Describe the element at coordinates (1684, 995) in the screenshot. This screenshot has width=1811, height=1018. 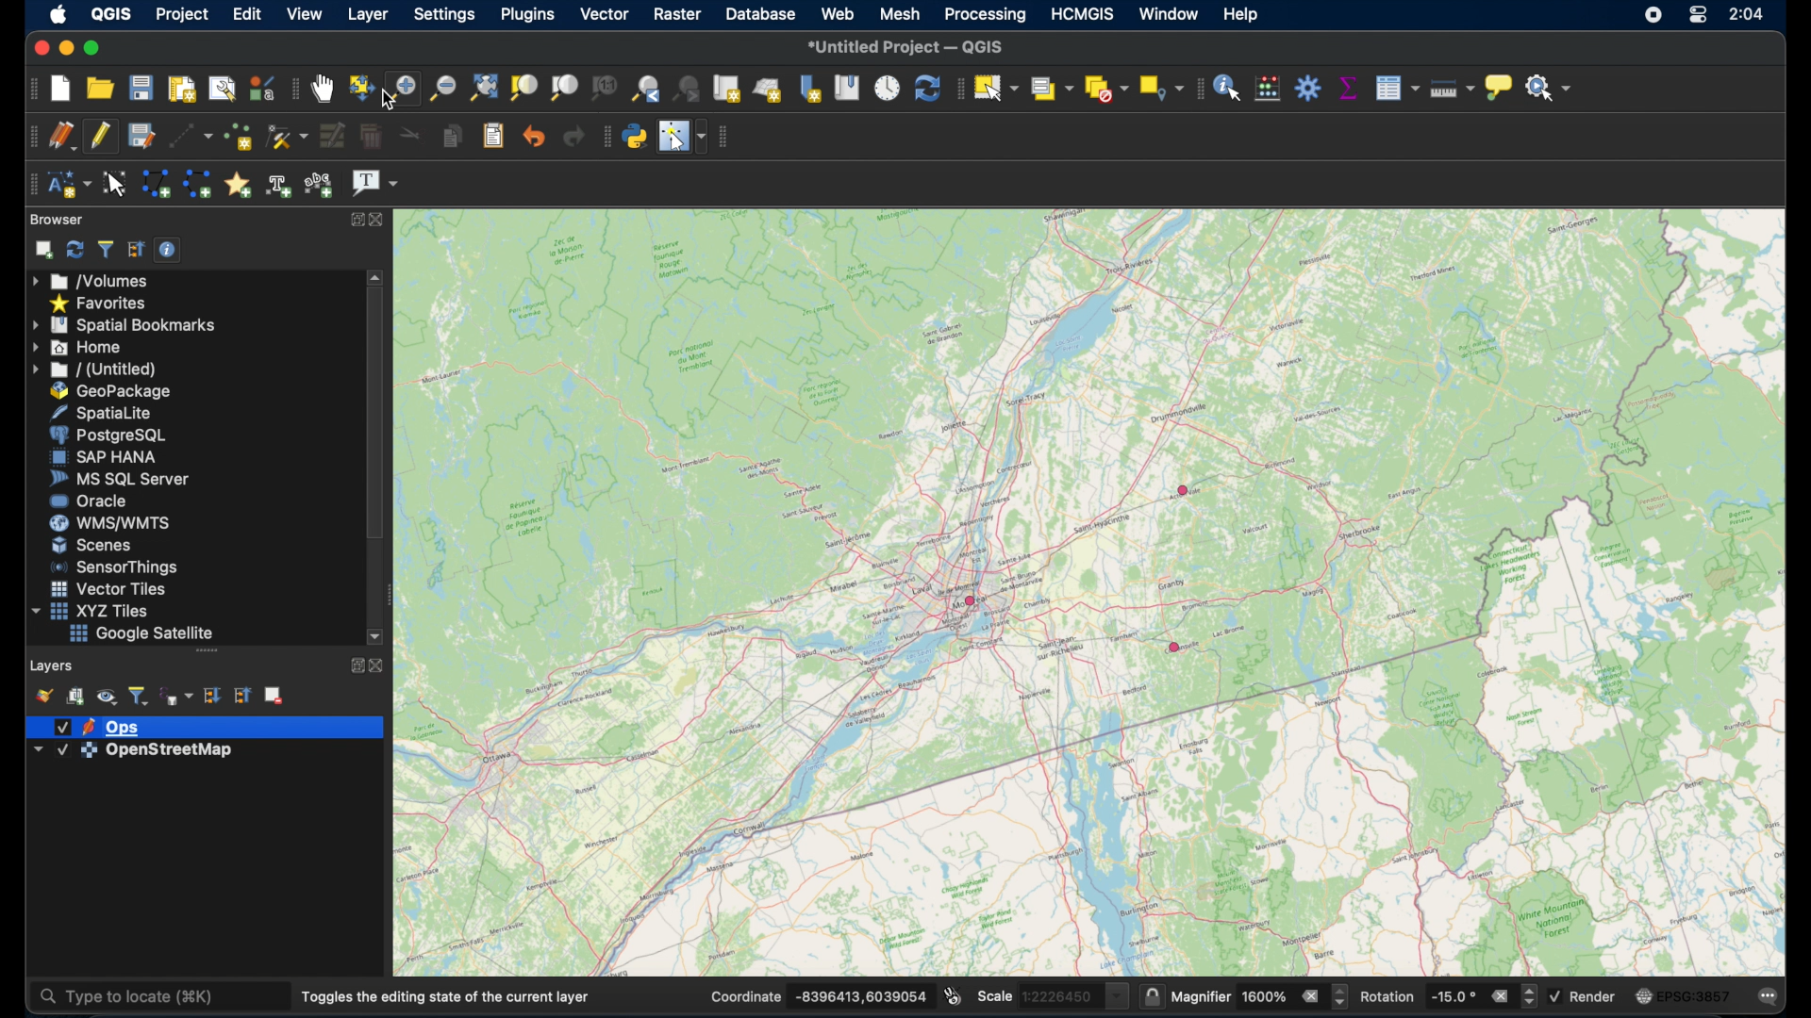
I see `current cos` at that location.